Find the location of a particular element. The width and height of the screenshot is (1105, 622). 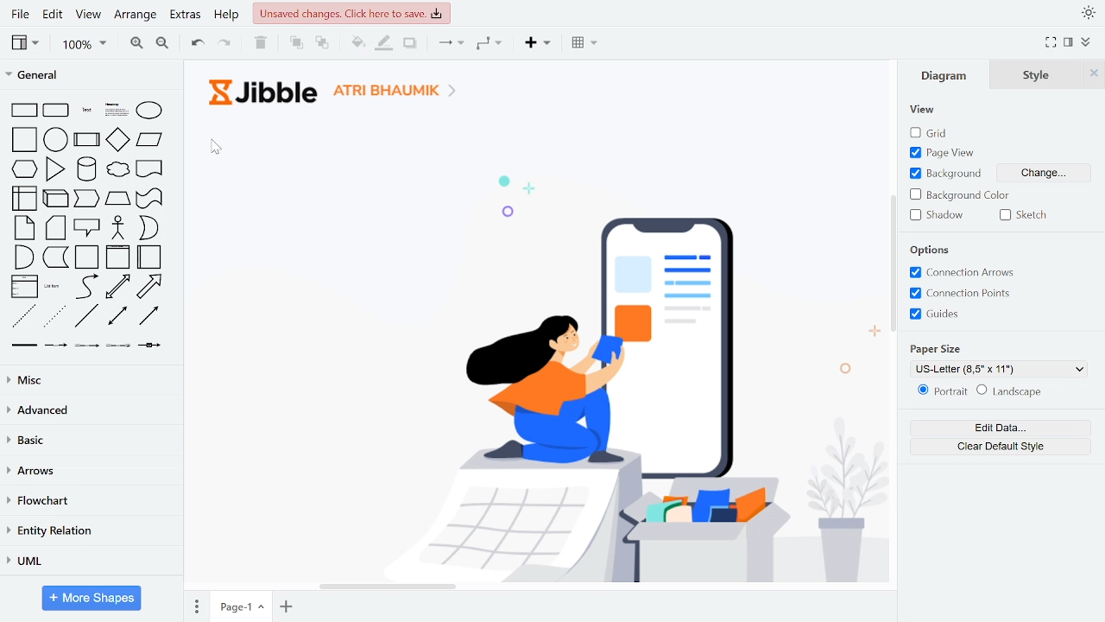

collapse is located at coordinates (1086, 42).